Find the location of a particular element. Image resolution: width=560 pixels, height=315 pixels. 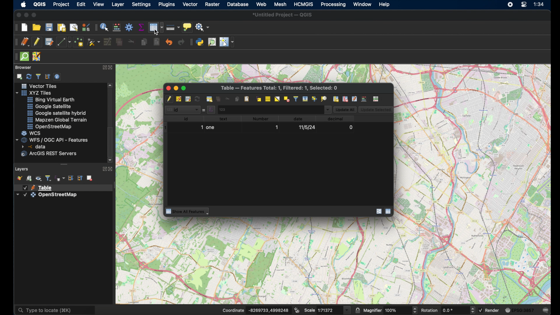

layer is located at coordinates (118, 4).